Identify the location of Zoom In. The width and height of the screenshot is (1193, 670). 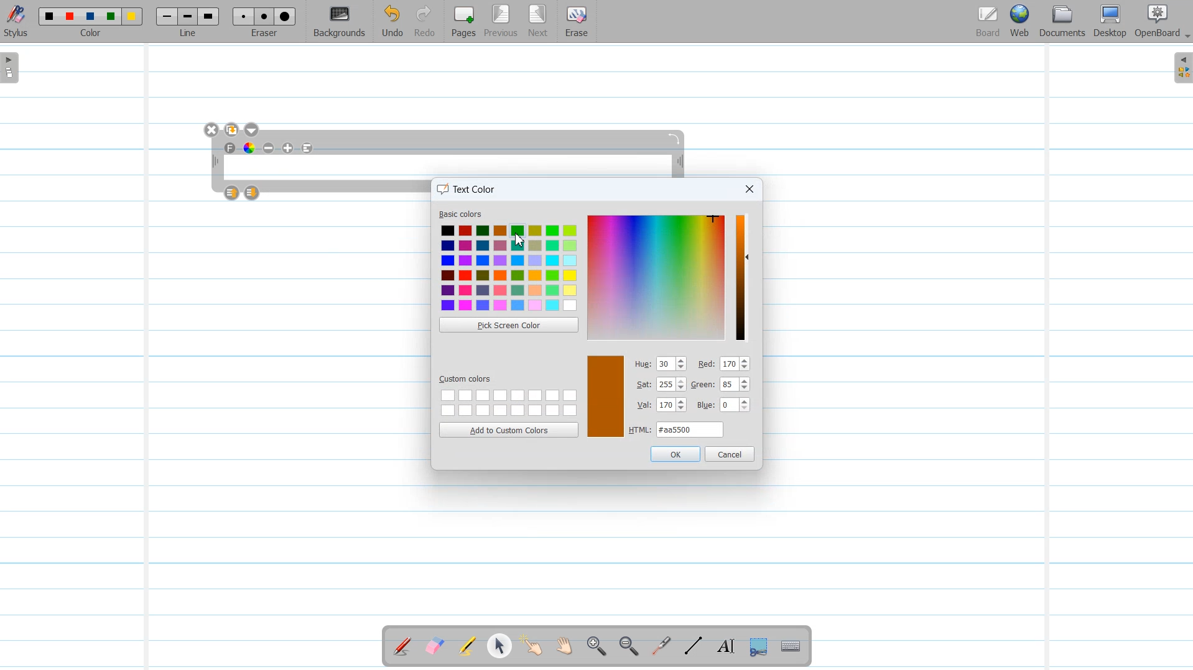
(596, 647).